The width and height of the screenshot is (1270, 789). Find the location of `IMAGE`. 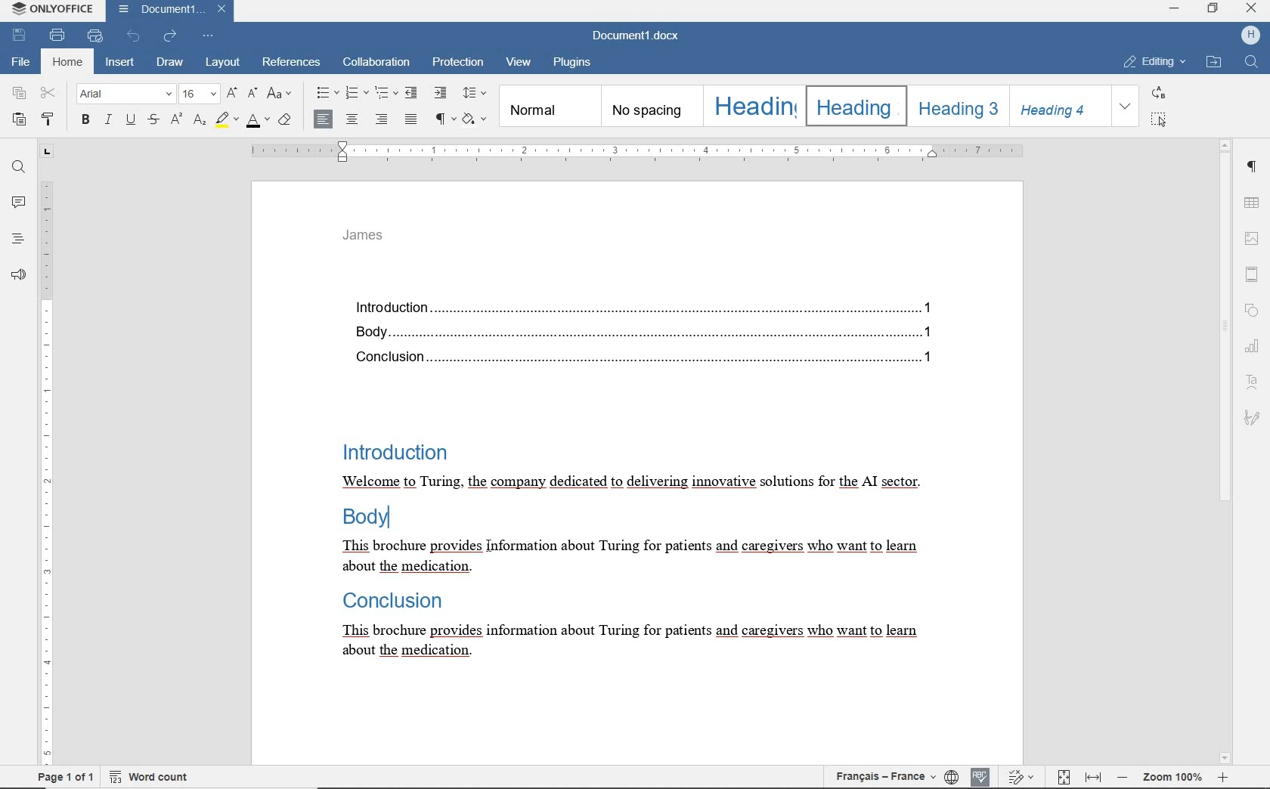

IMAGE is located at coordinates (1253, 235).